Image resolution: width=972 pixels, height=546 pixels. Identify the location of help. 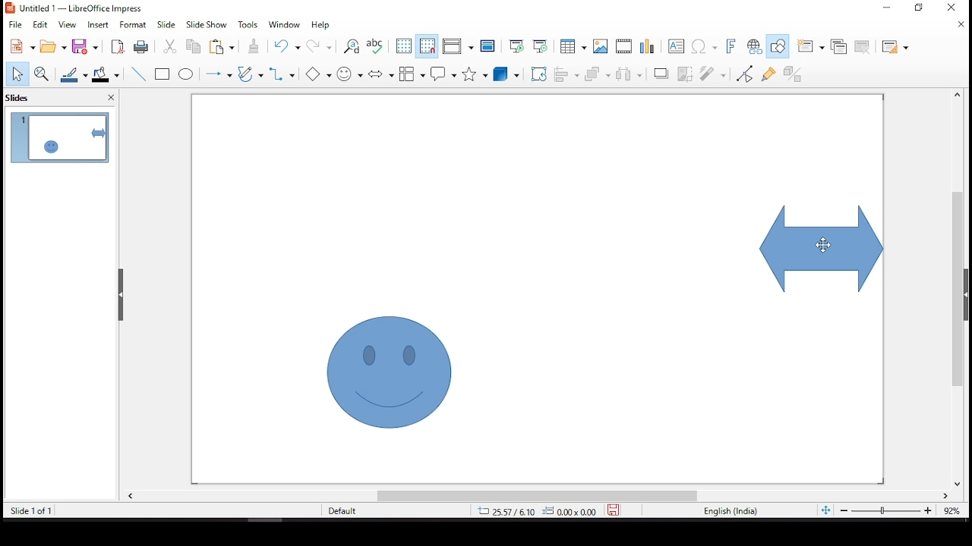
(321, 26).